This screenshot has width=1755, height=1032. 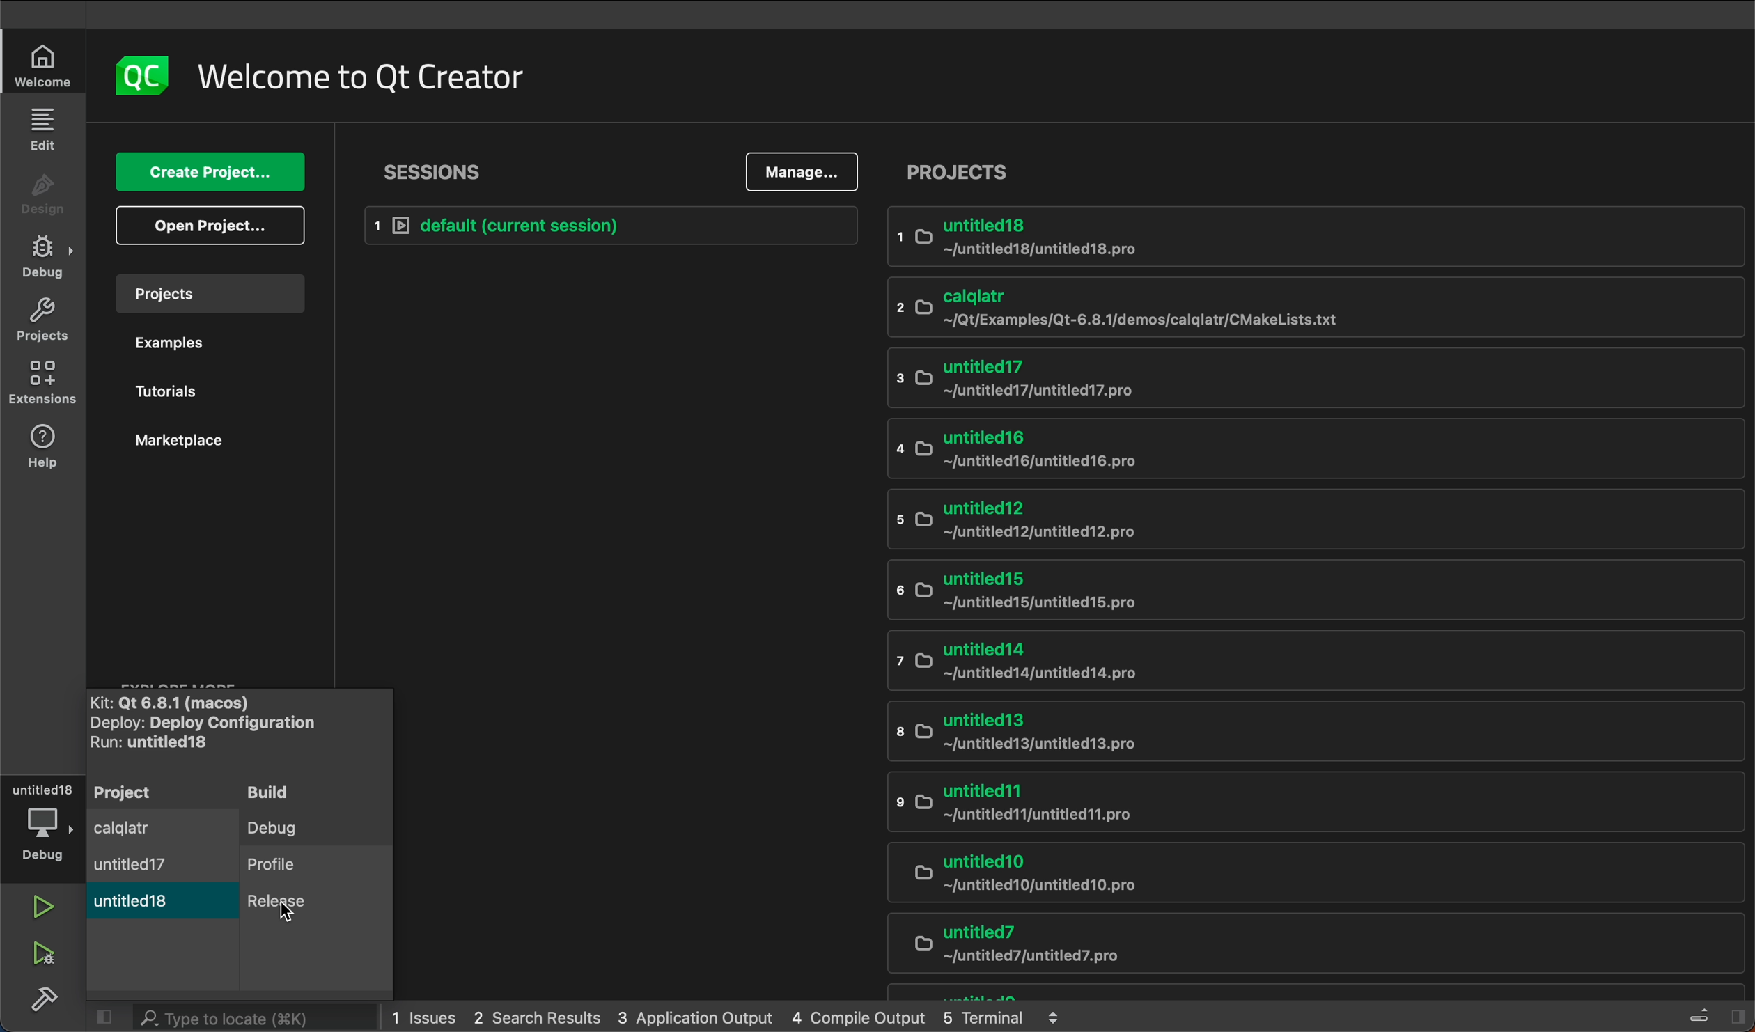 What do you see at coordinates (45, 130) in the screenshot?
I see `edit` at bounding box center [45, 130].